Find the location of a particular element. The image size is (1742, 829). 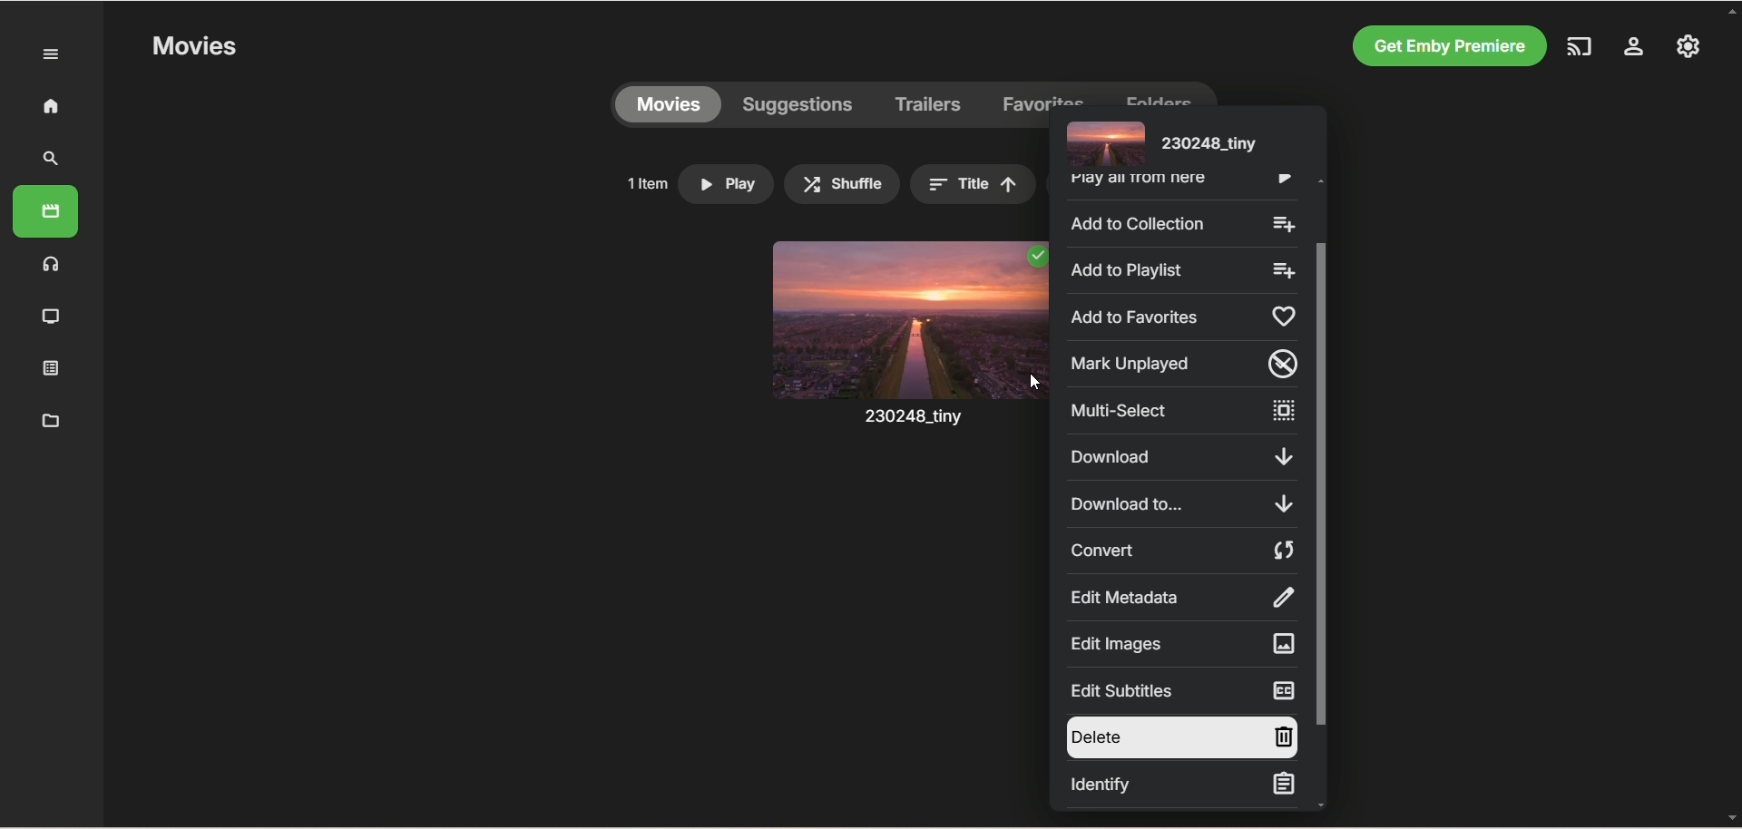

trailers is located at coordinates (929, 105).